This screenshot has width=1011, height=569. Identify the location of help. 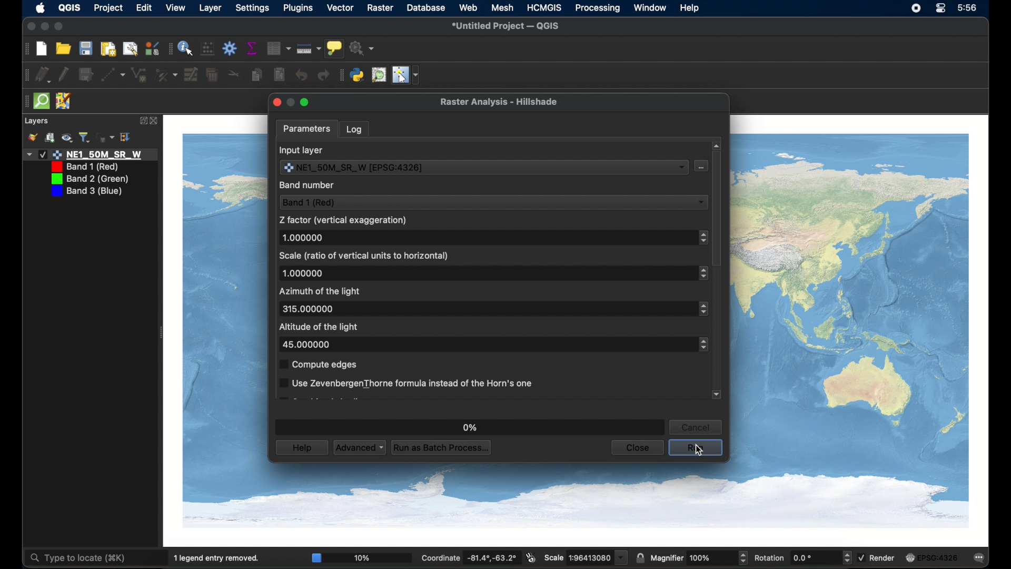
(301, 447).